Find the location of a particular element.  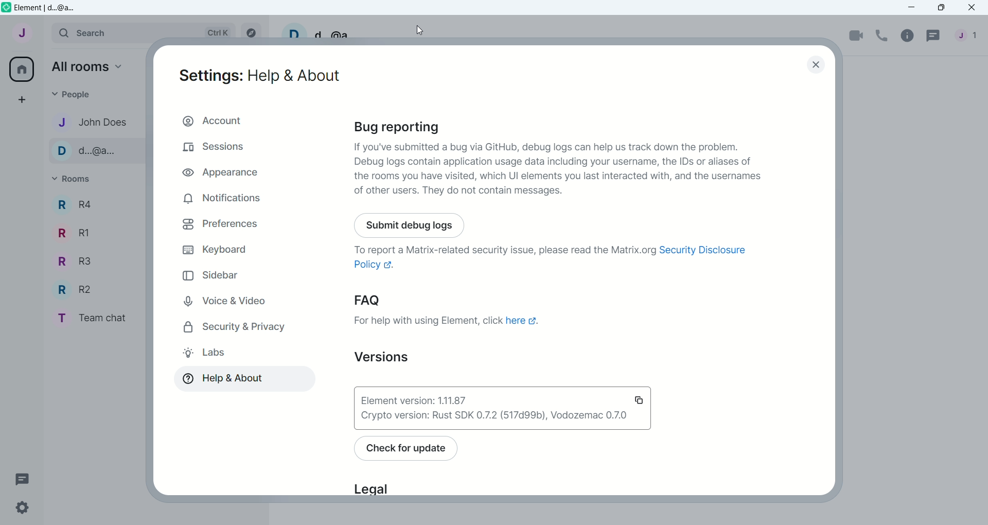

Labs is located at coordinates (209, 354).